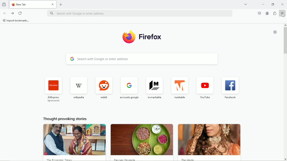  Describe the element at coordinates (29, 4) in the screenshot. I see `new tab` at that location.